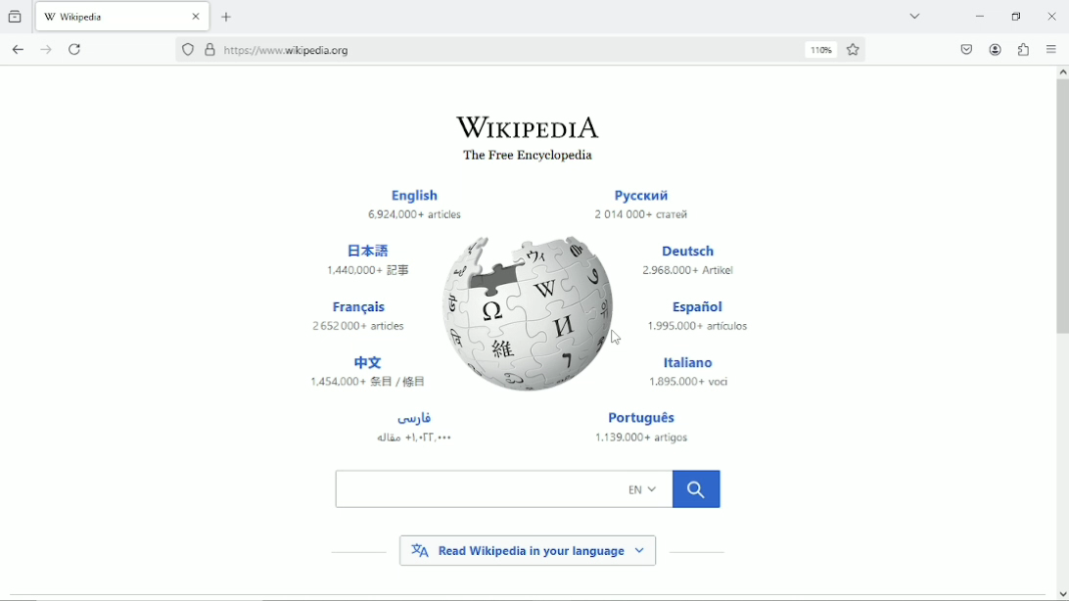 The width and height of the screenshot is (1069, 601). Describe the element at coordinates (532, 312) in the screenshot. I see `wikipedia logo` at that location.